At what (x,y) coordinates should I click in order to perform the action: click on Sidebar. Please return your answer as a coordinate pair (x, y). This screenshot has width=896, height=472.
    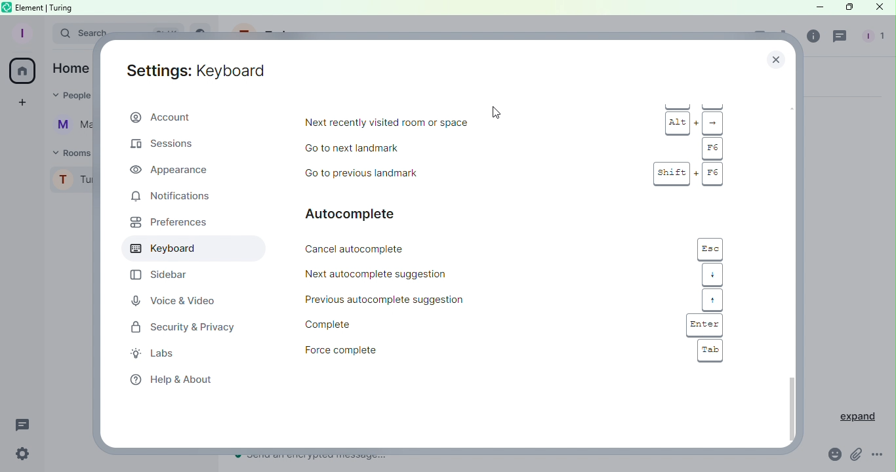
    Looking at the image, I should click on (157, 275).